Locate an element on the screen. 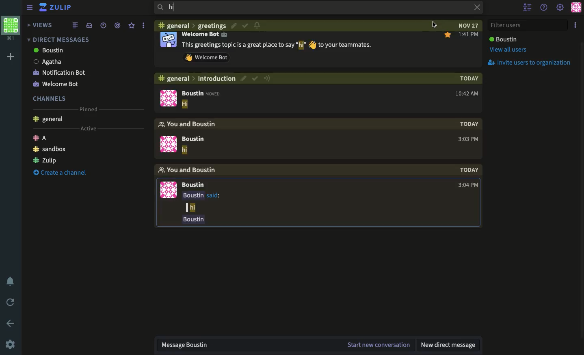 The height and width of the screenshot is (355, 584). message boustin is located at coordinates (249, 345).